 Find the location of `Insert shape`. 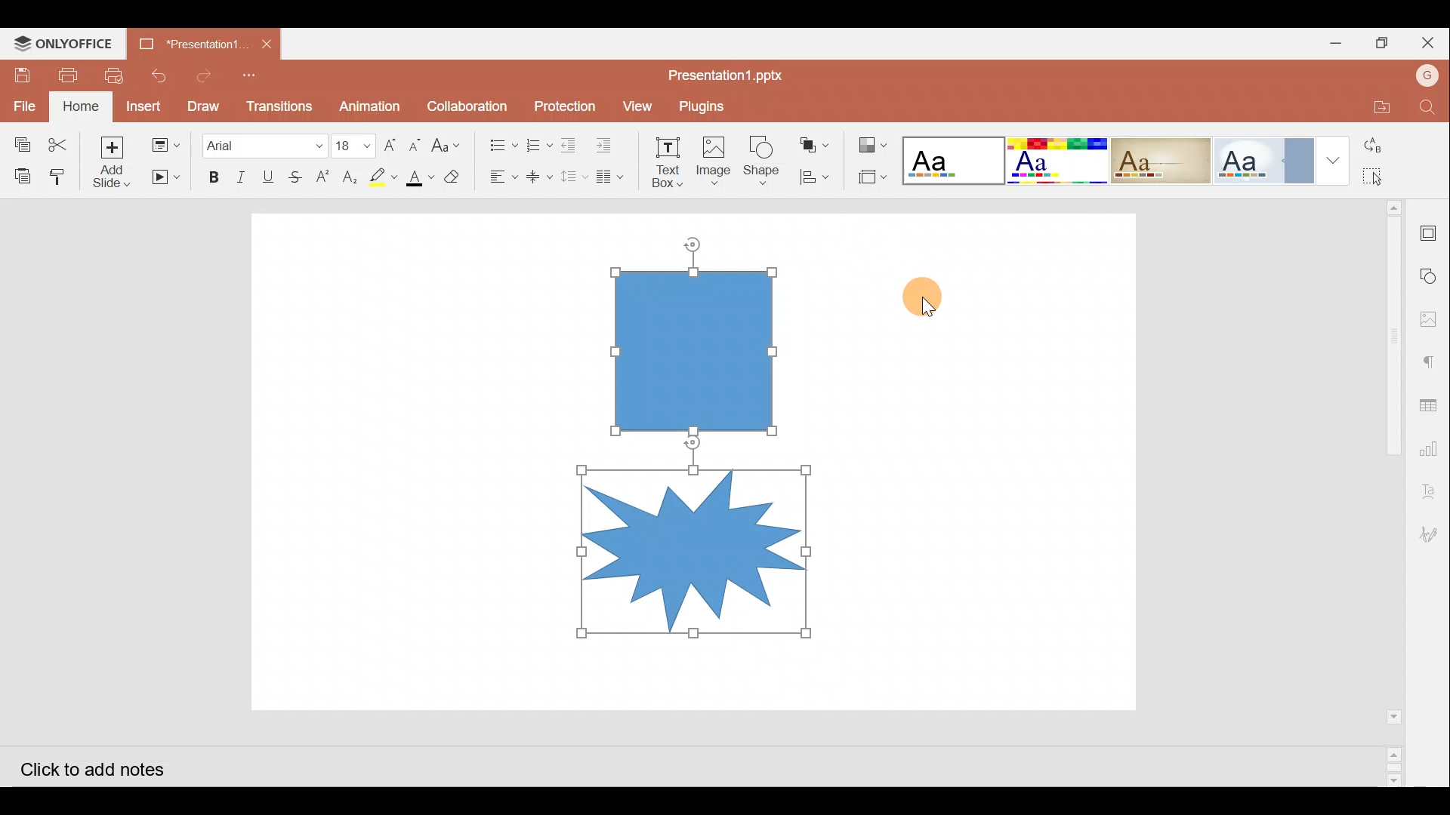

Insert shape is located at coordinates (761, 154).